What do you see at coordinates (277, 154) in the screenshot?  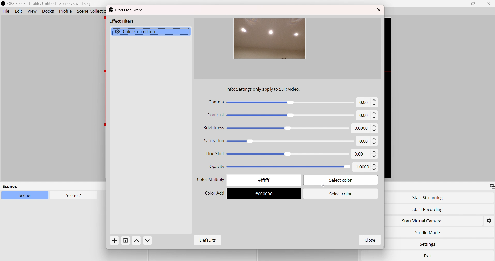 I see `Hue Shift` at bounding box center [277, 154].